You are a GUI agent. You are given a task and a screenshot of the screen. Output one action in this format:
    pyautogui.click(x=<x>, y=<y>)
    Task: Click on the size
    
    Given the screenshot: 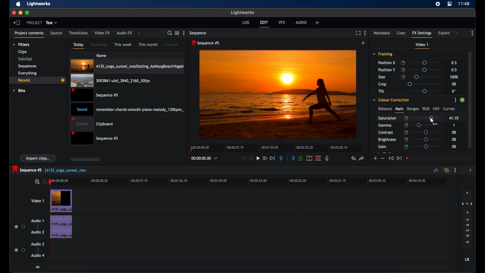 What is the action you would take?
    pyautogui.click(x=382, y=77)
    